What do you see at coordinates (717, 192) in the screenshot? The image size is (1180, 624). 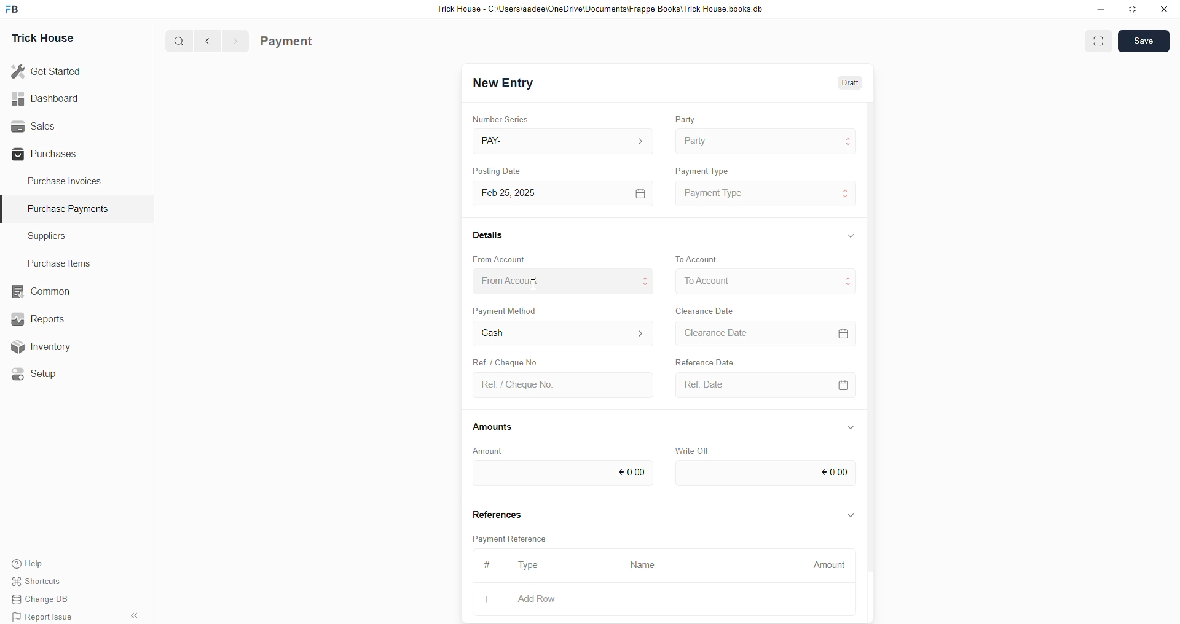 I see `Payment Type` at bounding box center [717, 192].